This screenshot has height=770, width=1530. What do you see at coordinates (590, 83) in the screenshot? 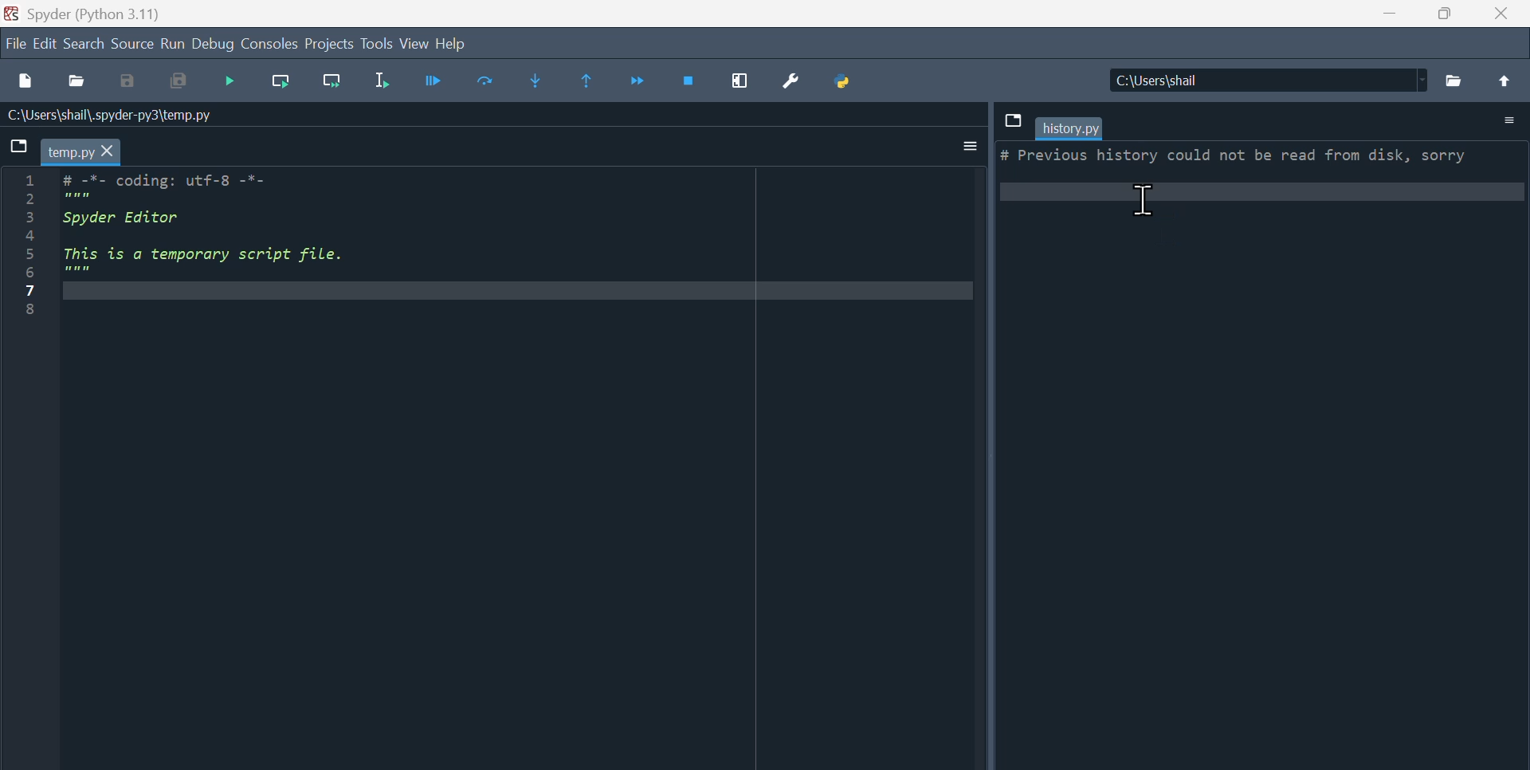
I see `Execute until same function returns` at bounding box center [590, 83].